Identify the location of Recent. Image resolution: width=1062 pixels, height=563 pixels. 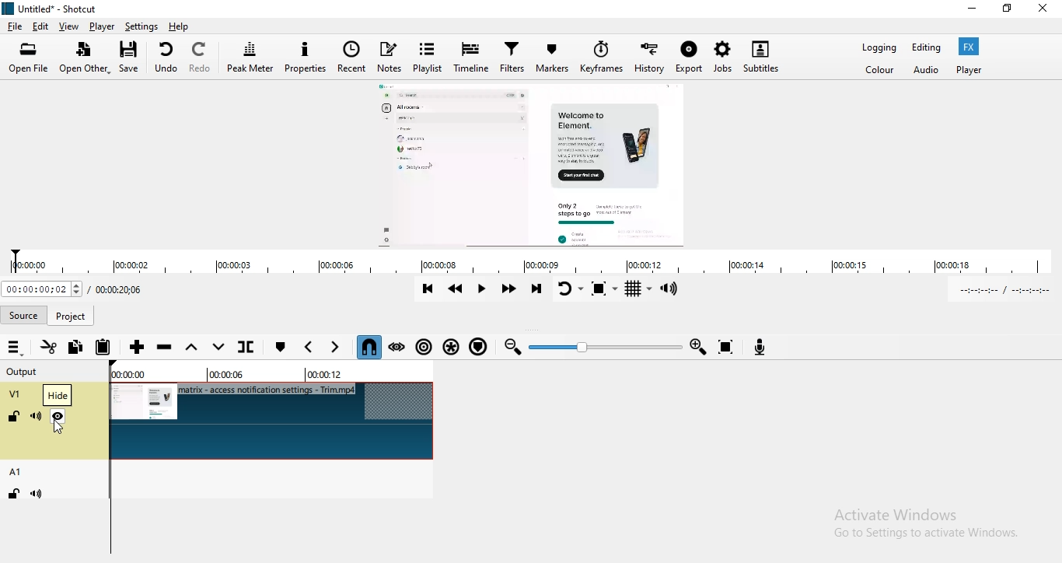
(352, 58).